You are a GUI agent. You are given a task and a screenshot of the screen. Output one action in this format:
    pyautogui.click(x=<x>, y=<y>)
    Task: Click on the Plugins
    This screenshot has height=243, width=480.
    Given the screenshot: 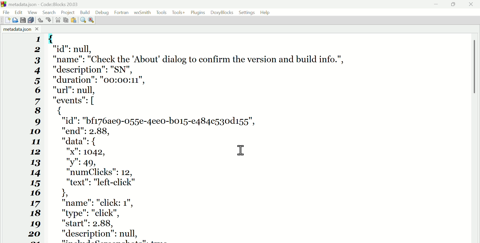 What is the action you would take?
    pyautogui.click(x=198, y=12)
    